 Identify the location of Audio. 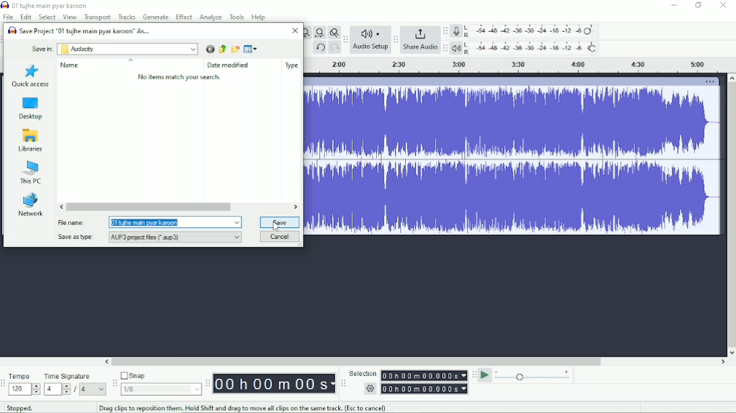
(512, 161).